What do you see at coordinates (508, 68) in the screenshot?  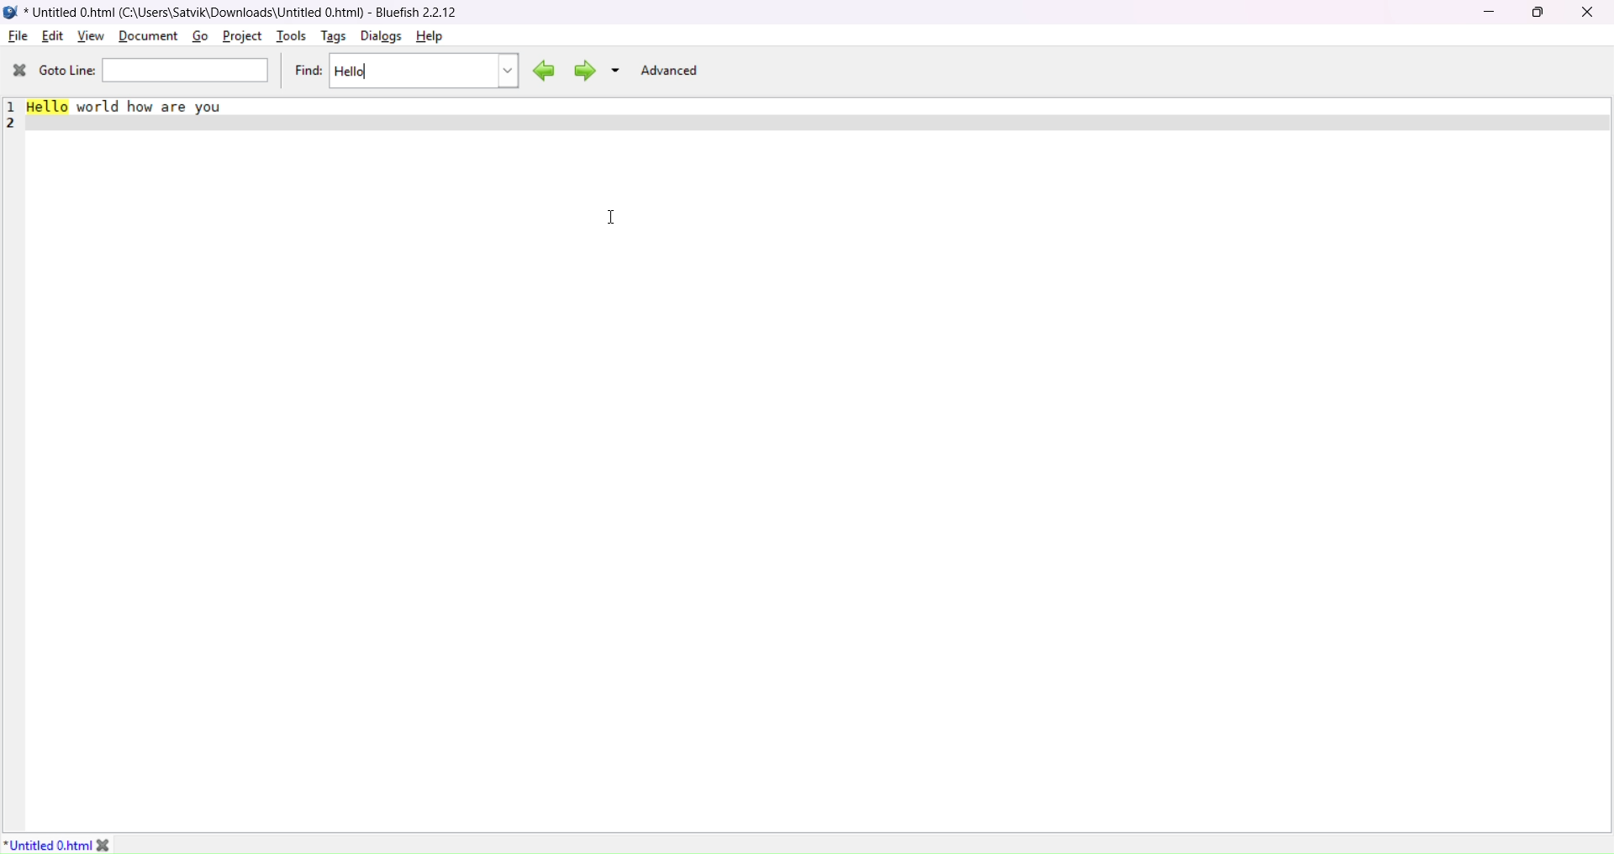 I see `find dropdown` at bounding box center [508, 68].